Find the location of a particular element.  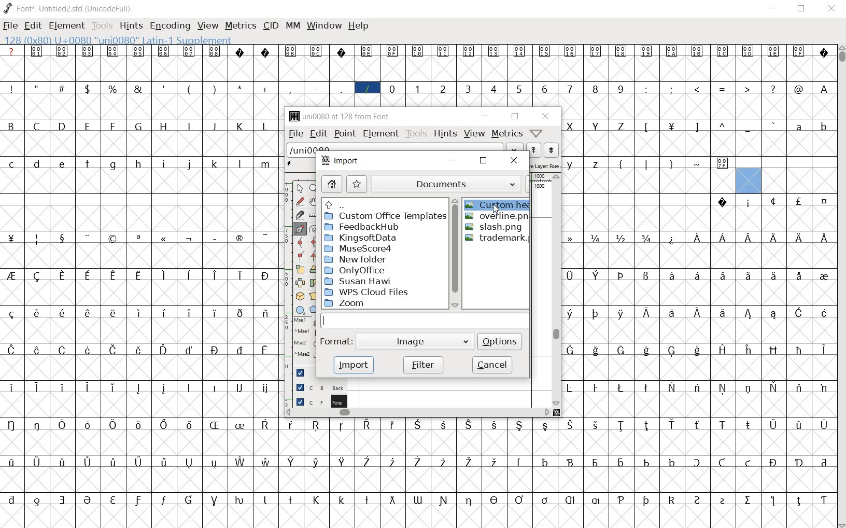

glyph is located at coordinates (519, 462).